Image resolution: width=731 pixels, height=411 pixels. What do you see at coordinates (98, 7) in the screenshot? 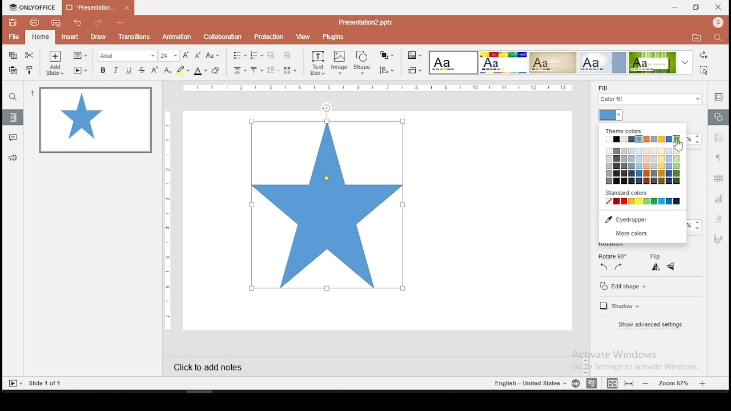
I see `presentation` at bounding box center [98, 7].